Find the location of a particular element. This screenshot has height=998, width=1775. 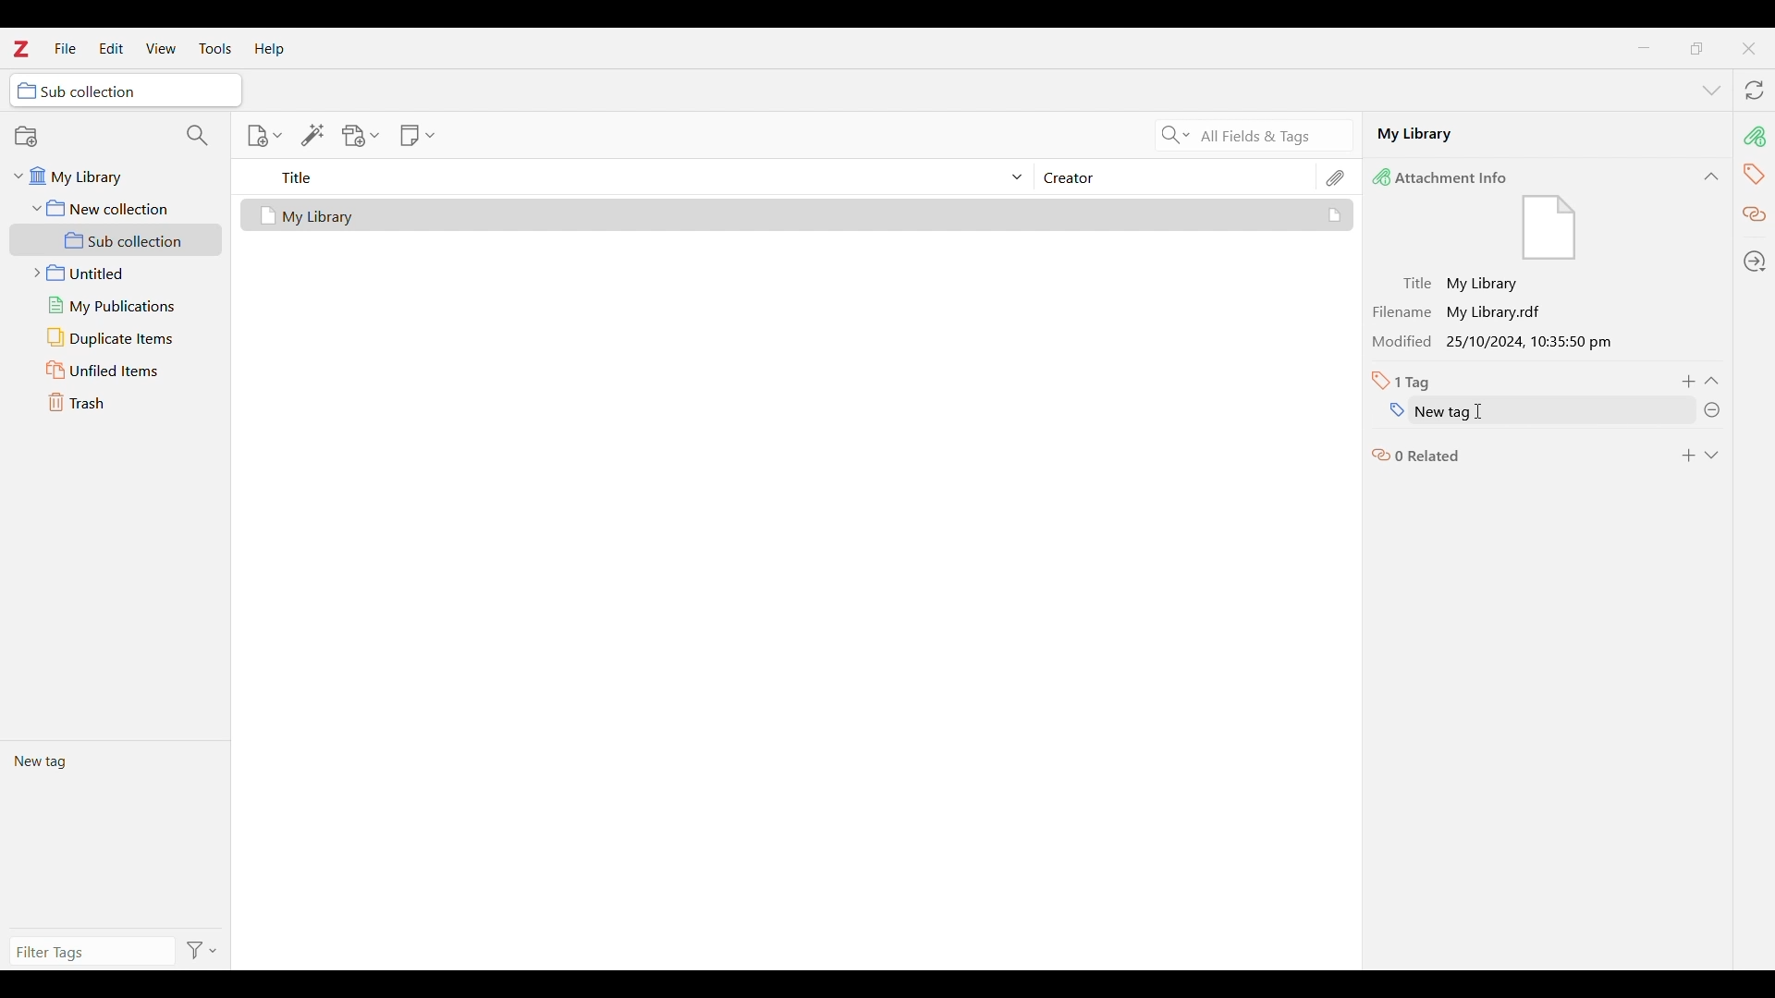

Untitled folder is located at coordinates (112, 271).